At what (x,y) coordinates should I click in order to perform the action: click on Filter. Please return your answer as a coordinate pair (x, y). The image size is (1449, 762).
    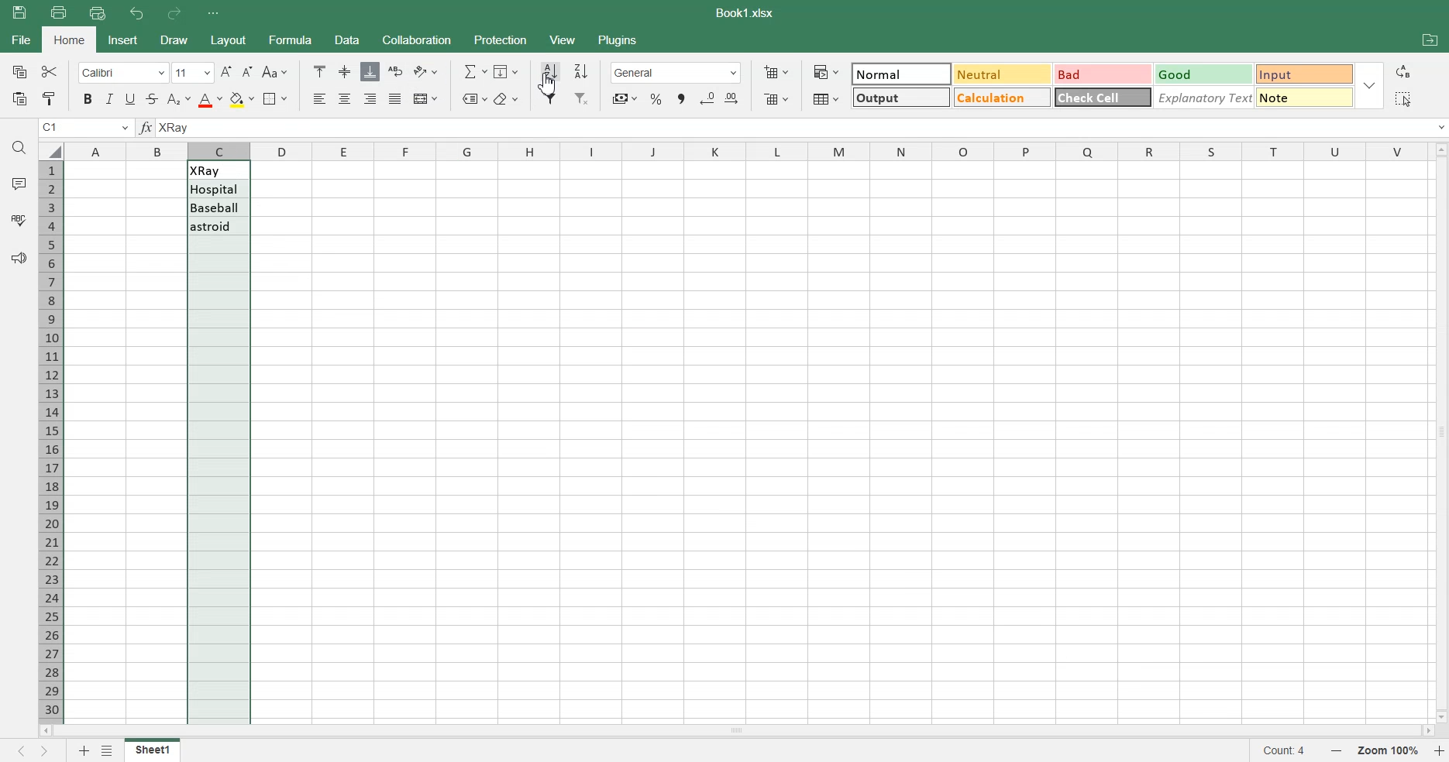
    Looking at the image, I should click on (551, 98).